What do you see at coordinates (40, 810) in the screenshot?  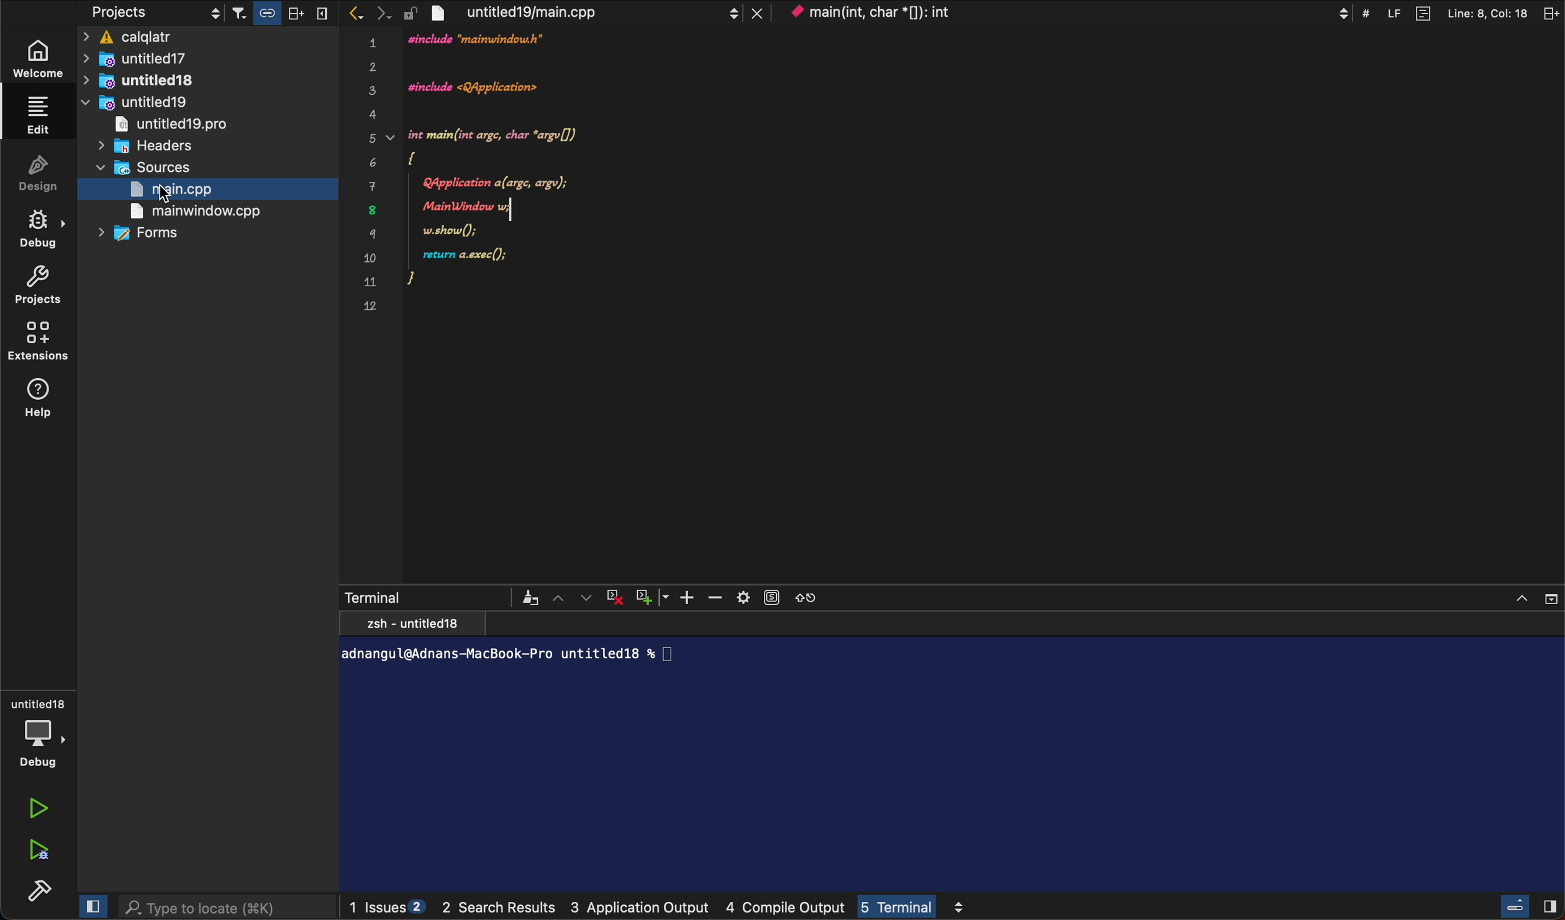 I see `run` at bounding box center [40, 810].